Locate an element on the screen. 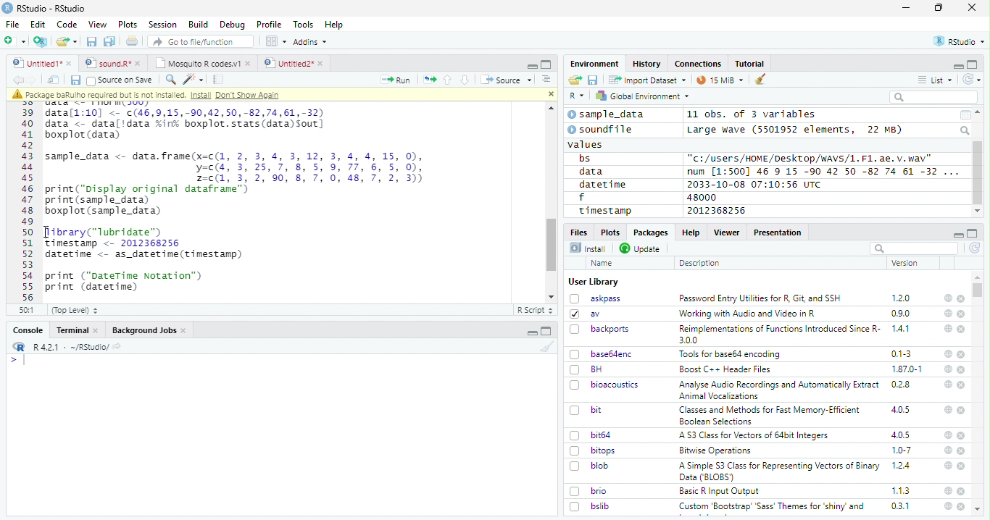  Load workspace is located at coordinates (575, 80).